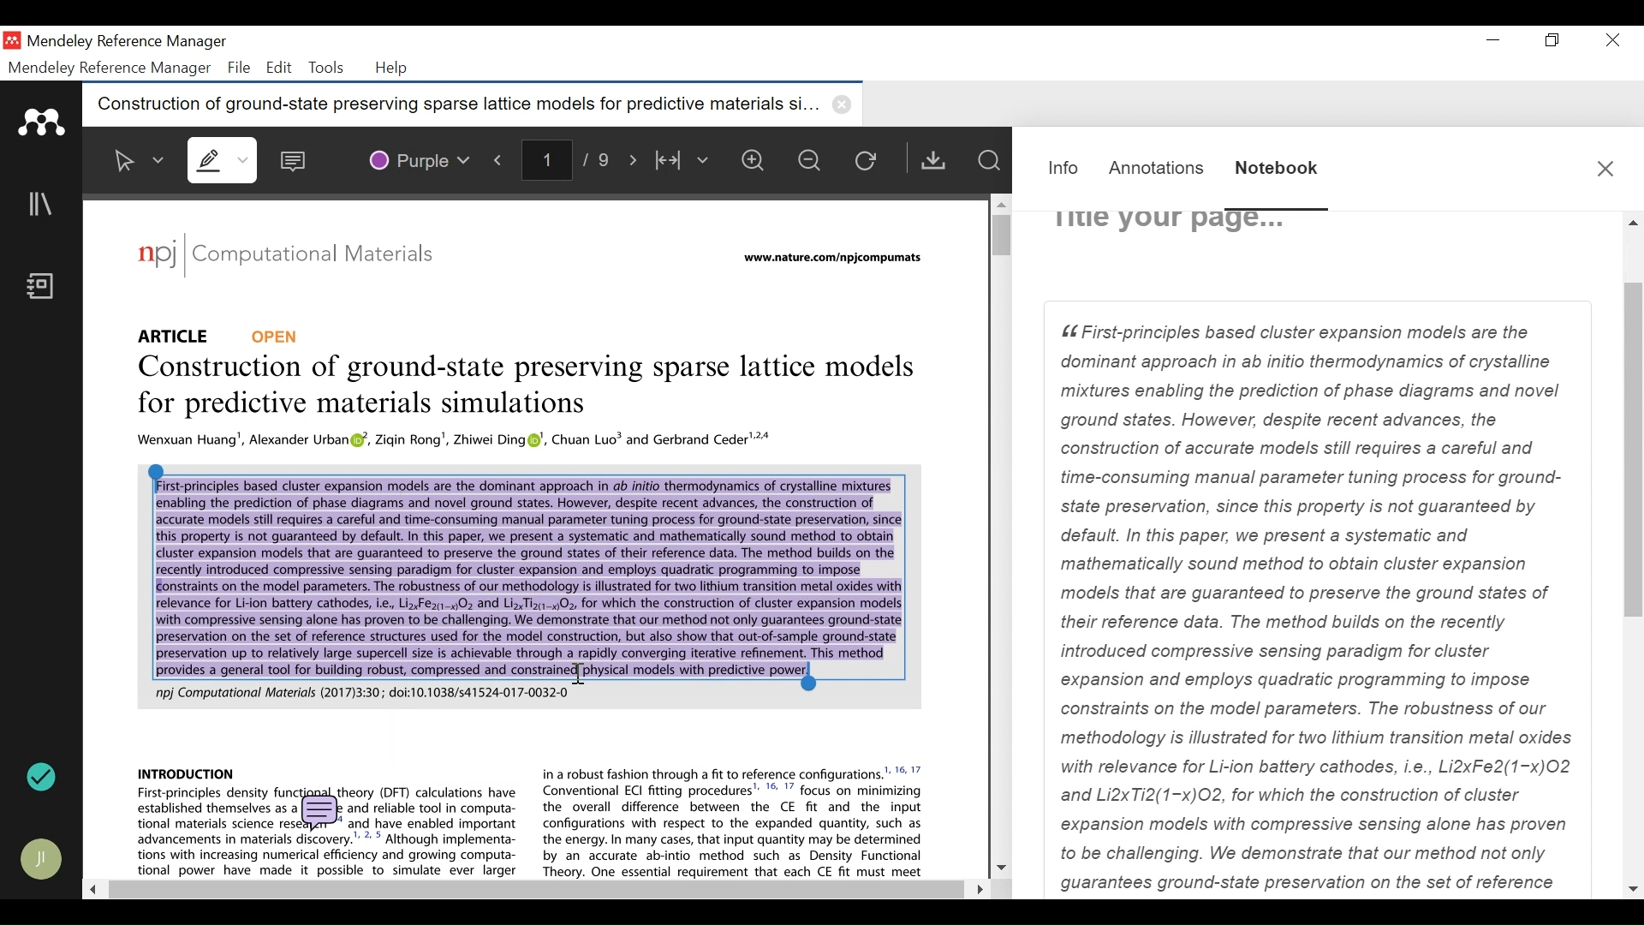 The image size is (1644, 925). I want to click on Zoom in, so click(758, 160).